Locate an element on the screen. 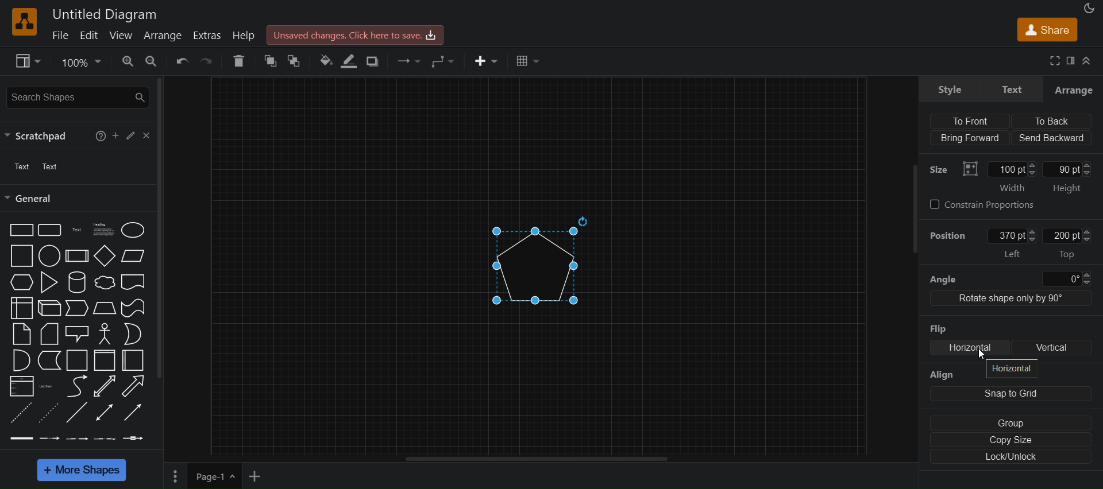 This screenshot has width=1103, height=489. Horizontal is located at coordinates (970, 348).